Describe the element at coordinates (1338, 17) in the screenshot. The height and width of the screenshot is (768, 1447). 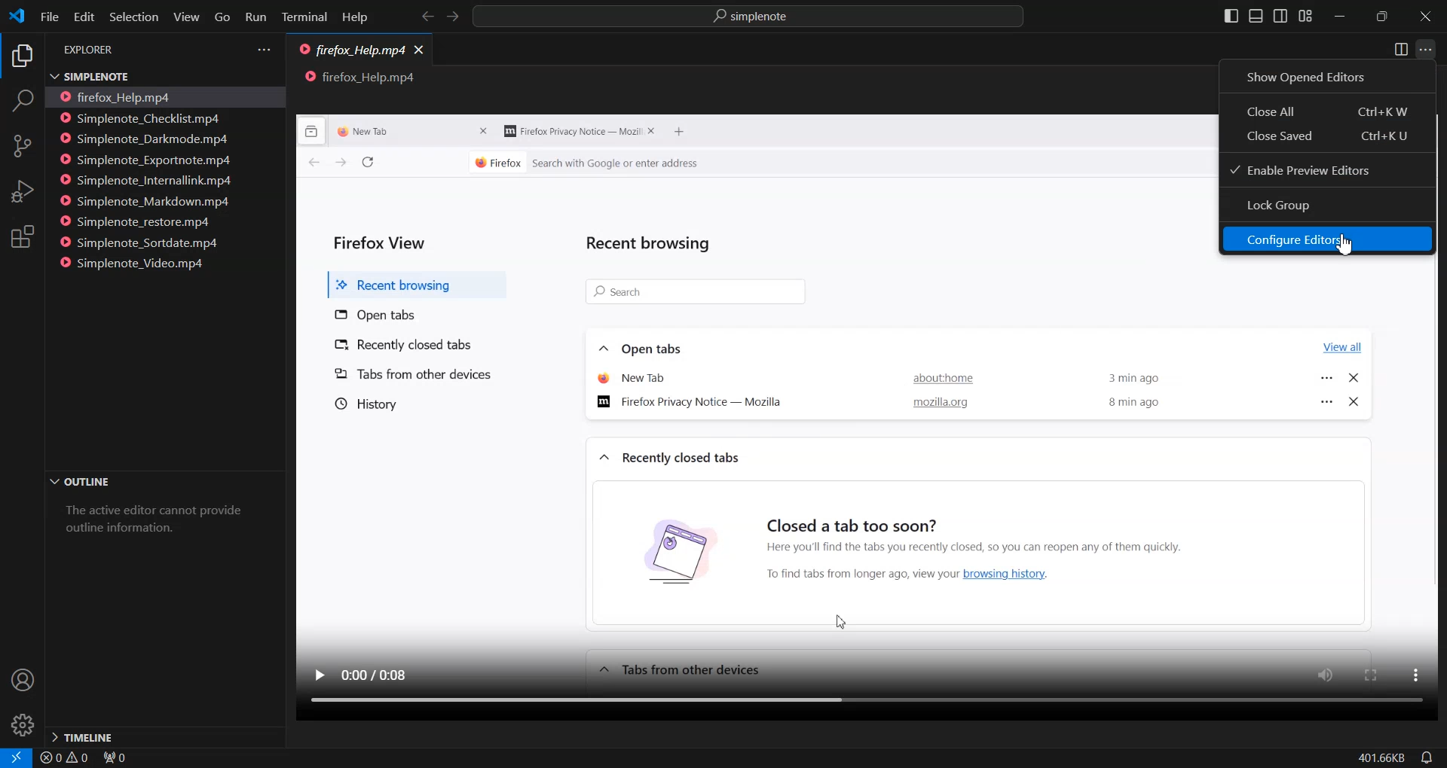
I see `Minimize` at that location.